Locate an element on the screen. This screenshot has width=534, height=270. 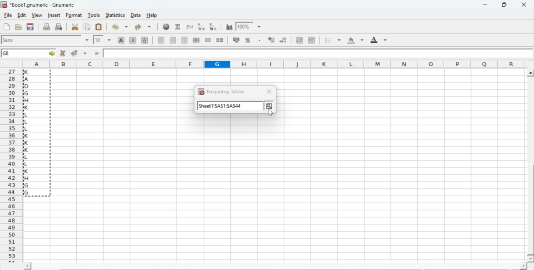
enter formula is located at coordinates (98, 54).